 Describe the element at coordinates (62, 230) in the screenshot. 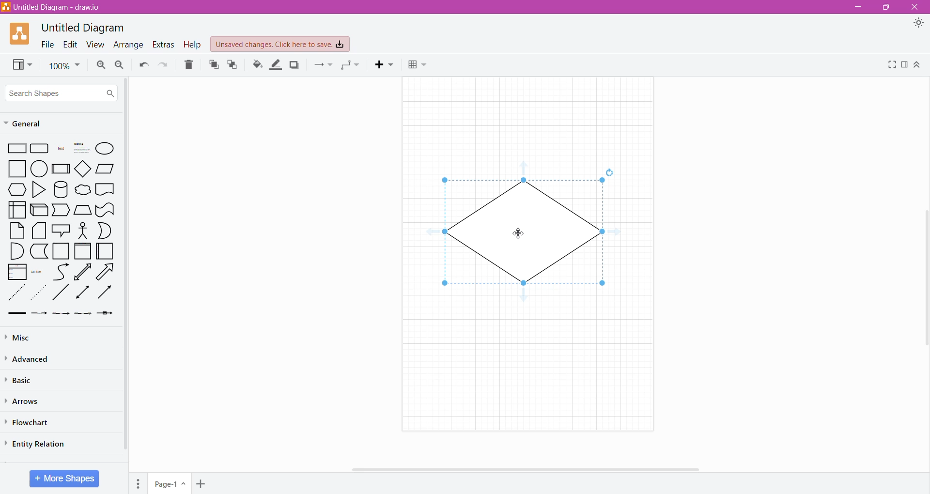

I see `Shapes` at that location.